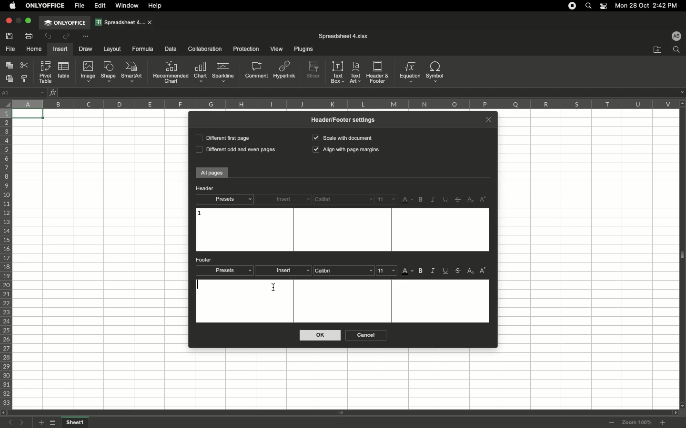 The height and width of the screenshot is (428, 686). What do you see at coordinates (340, 413) in the screenshot?
I see `Scroll` at bounding box center [340, 413].